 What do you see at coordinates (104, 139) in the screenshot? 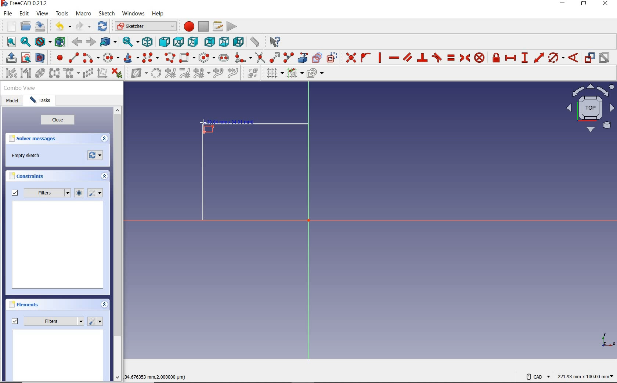
I see `expand` at bounding box center [104, 139].